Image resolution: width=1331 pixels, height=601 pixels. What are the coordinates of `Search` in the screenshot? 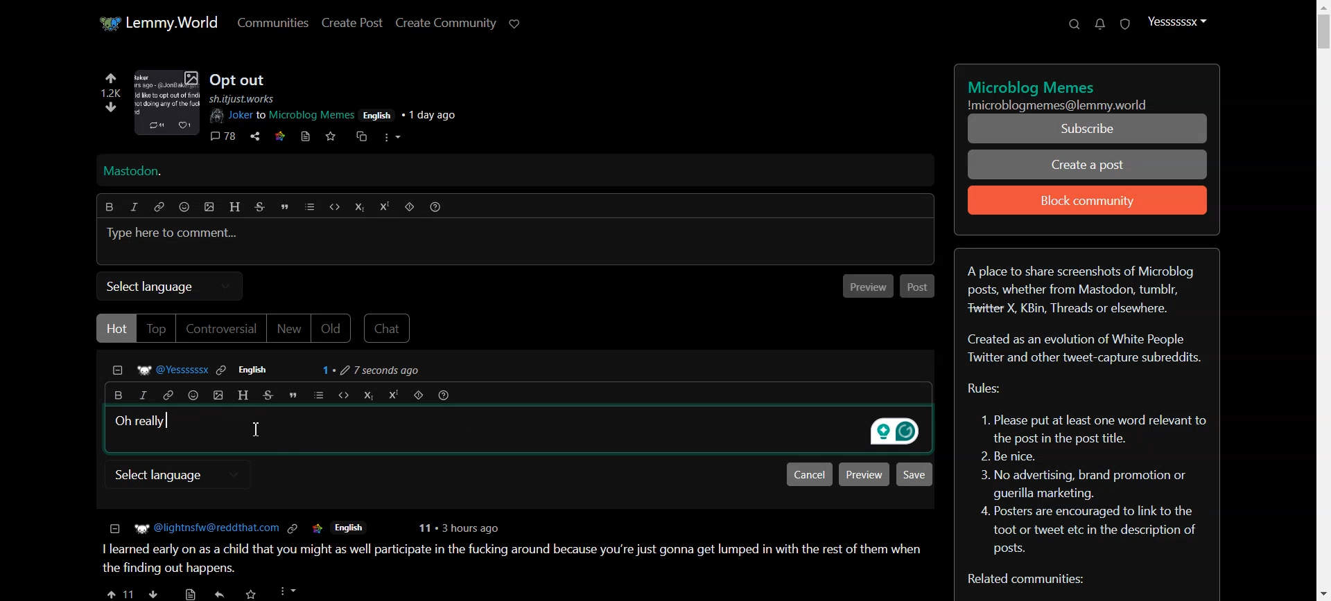 It's located at (1075, 24).